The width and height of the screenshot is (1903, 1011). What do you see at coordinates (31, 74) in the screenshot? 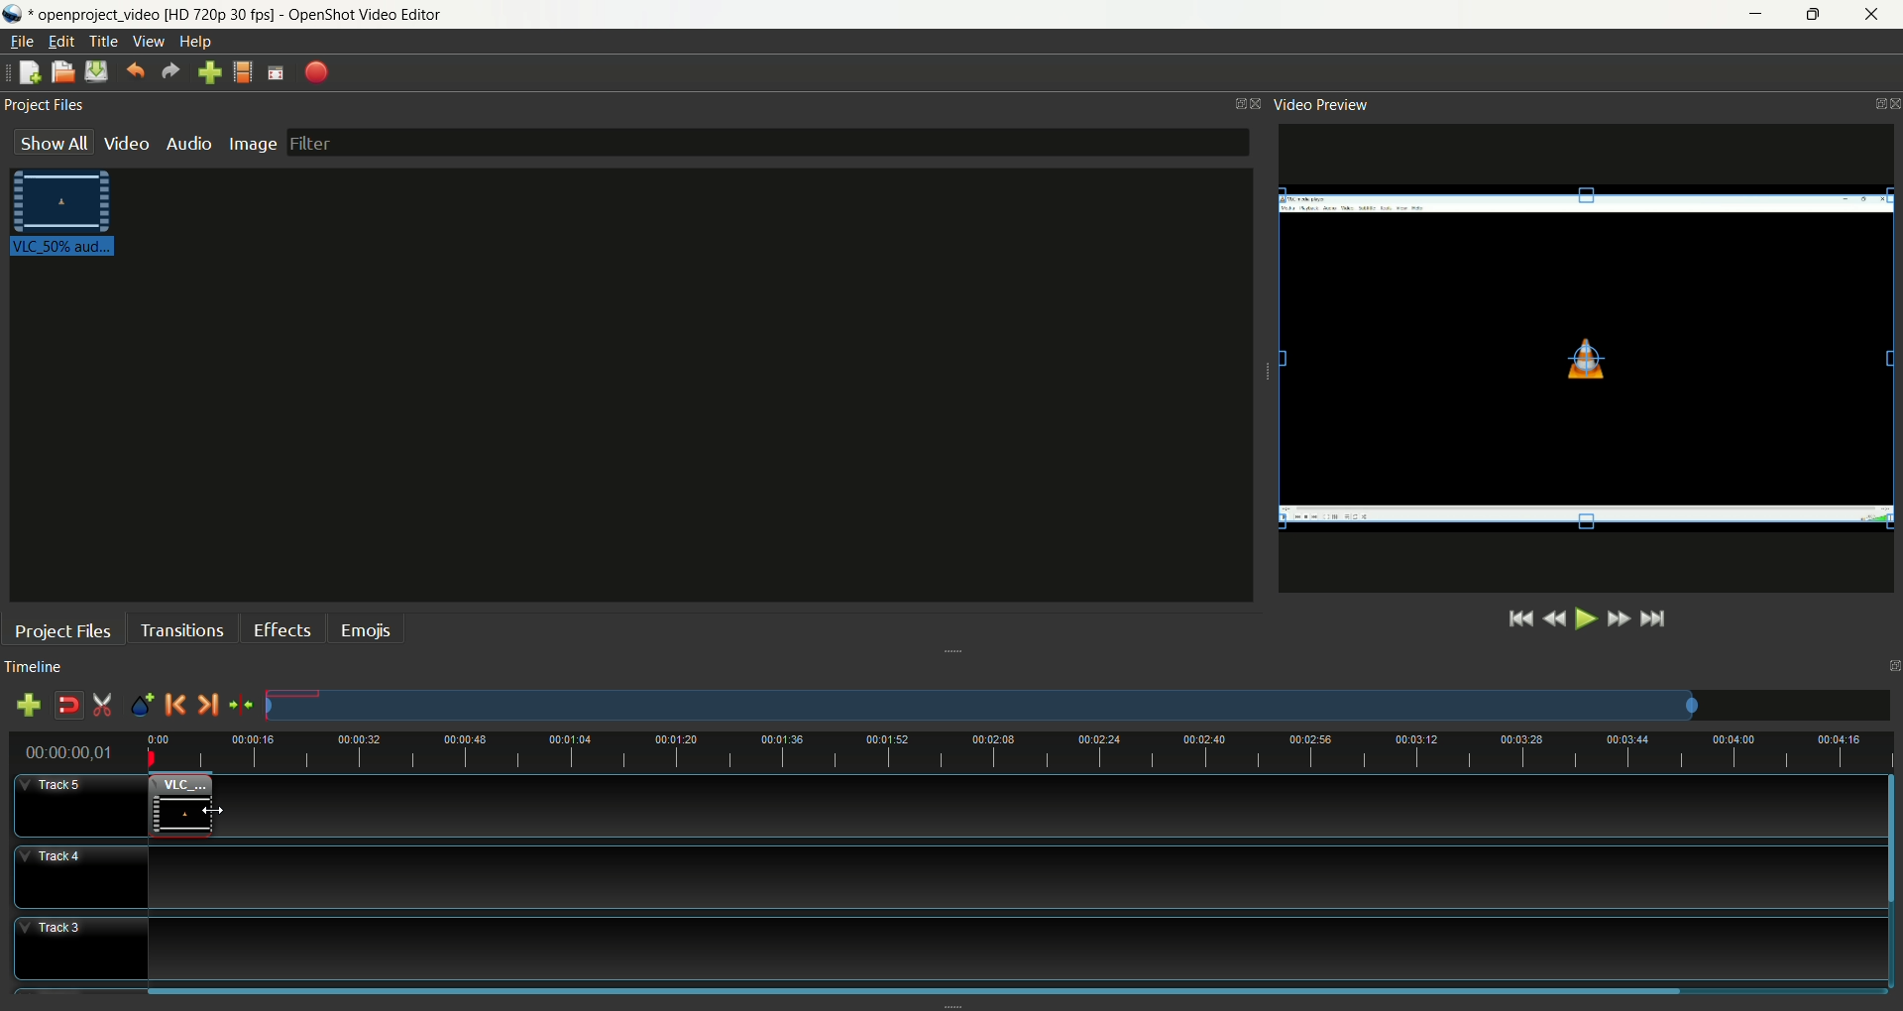
I see `new project` at bounding box center [31, 74].